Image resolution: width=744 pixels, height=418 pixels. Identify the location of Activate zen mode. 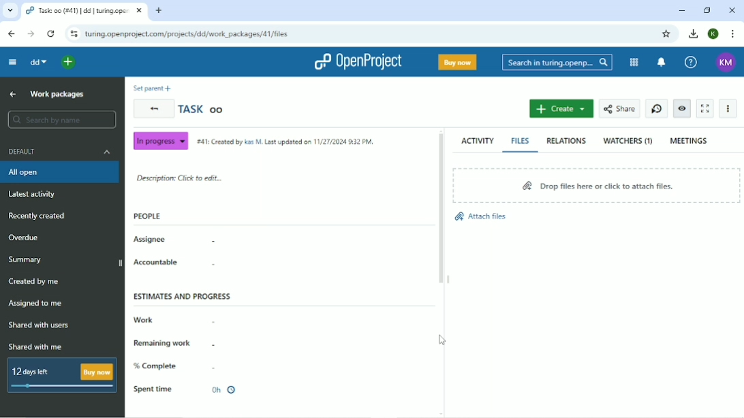
(704, 109).